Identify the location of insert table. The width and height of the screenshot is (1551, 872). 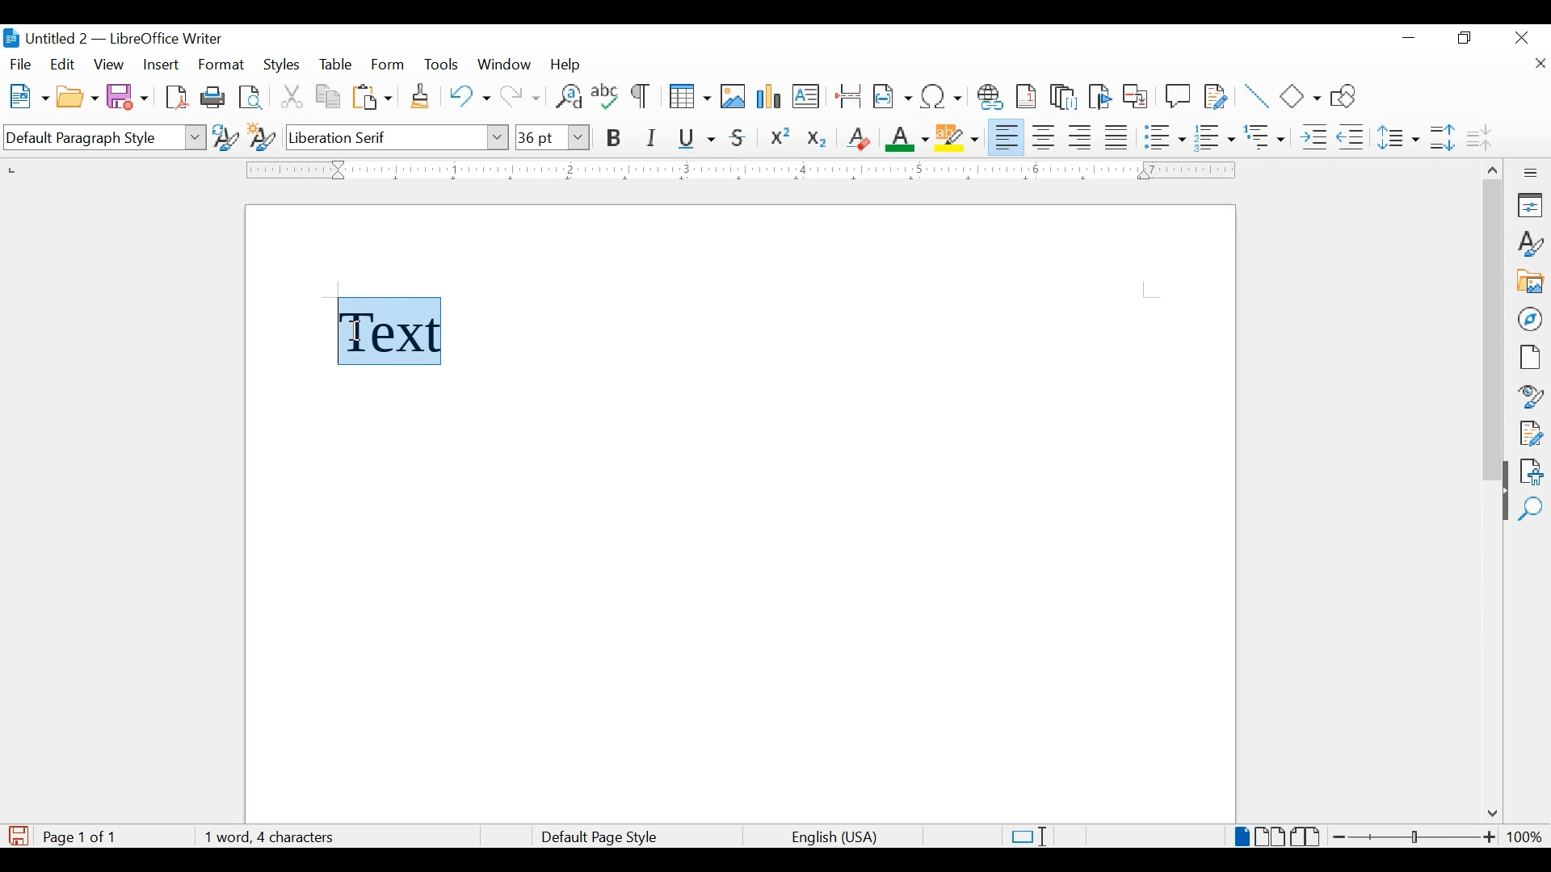
(690, 96).